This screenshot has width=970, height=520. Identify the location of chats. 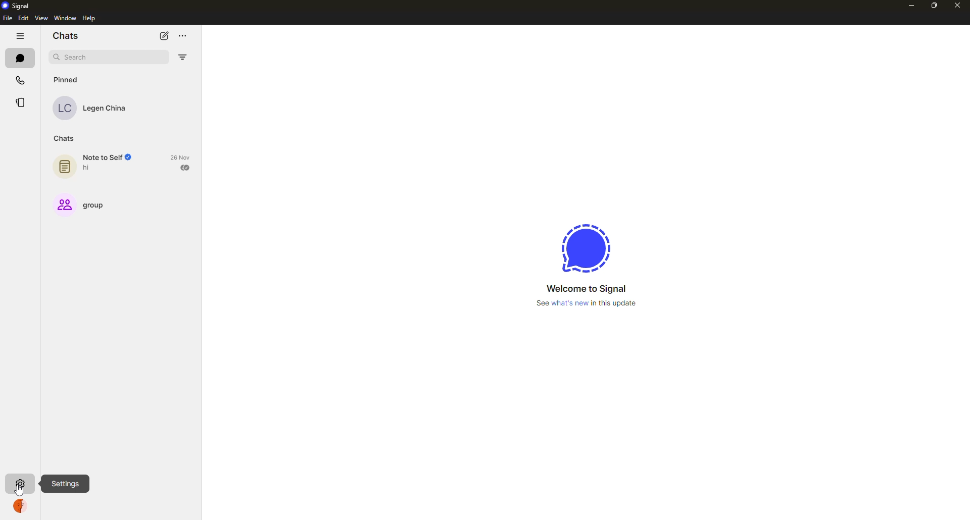
(67, 138).